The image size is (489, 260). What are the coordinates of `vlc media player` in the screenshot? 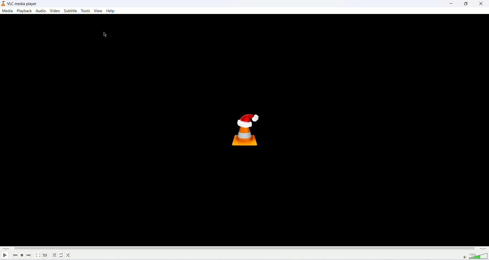 It's located at (24, 4).